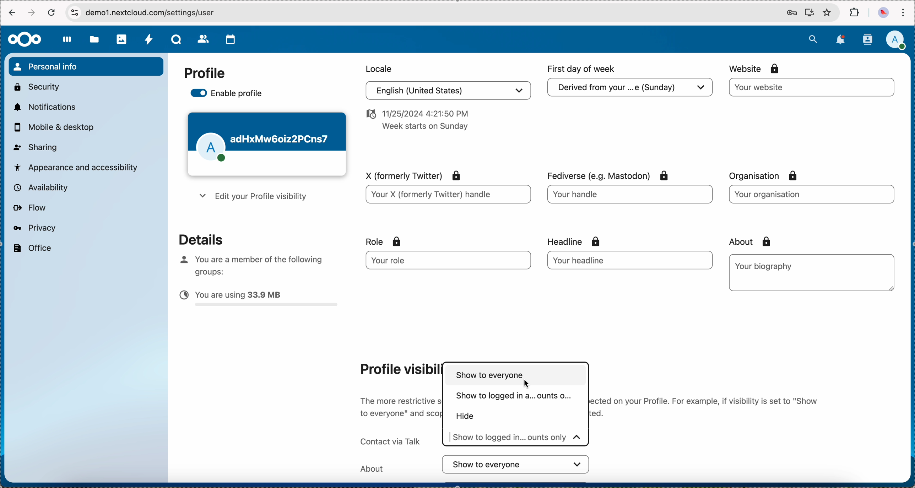 The image size is (915, 488). Describe the element at coordinates (608, 260) in the screenshot. I see `your headline` at that location.